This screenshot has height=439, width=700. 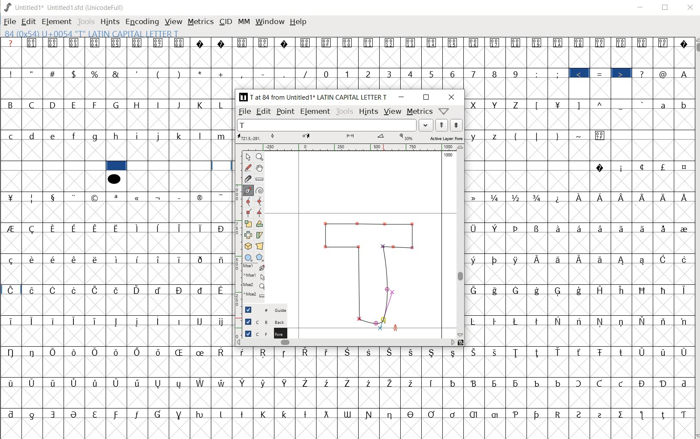 I want to click on pen tool cursor, so click(x=395, y=328).